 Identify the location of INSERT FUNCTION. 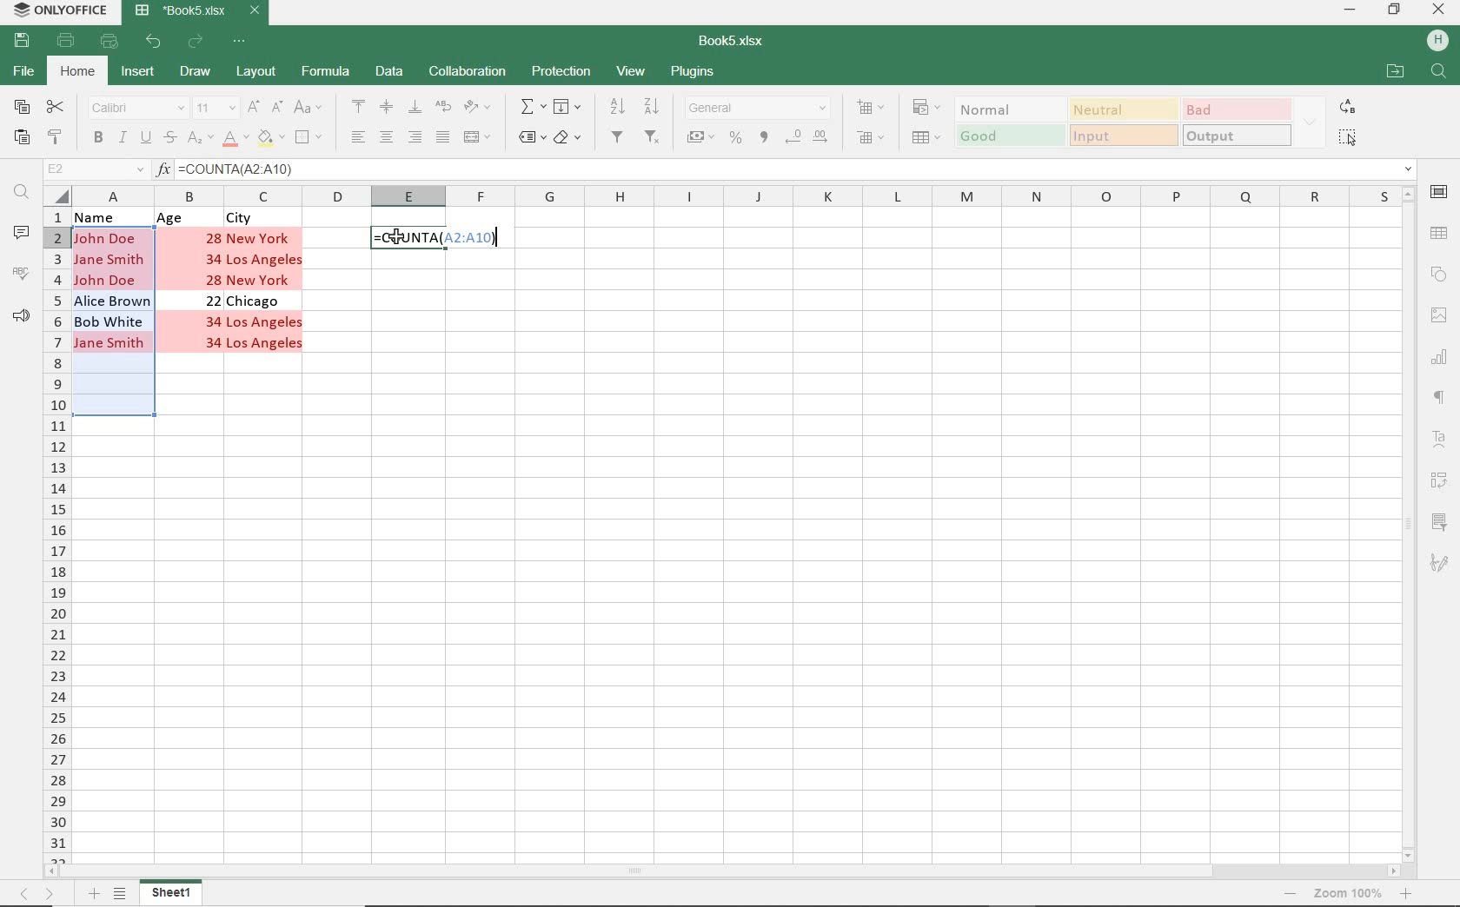
(531, 105).